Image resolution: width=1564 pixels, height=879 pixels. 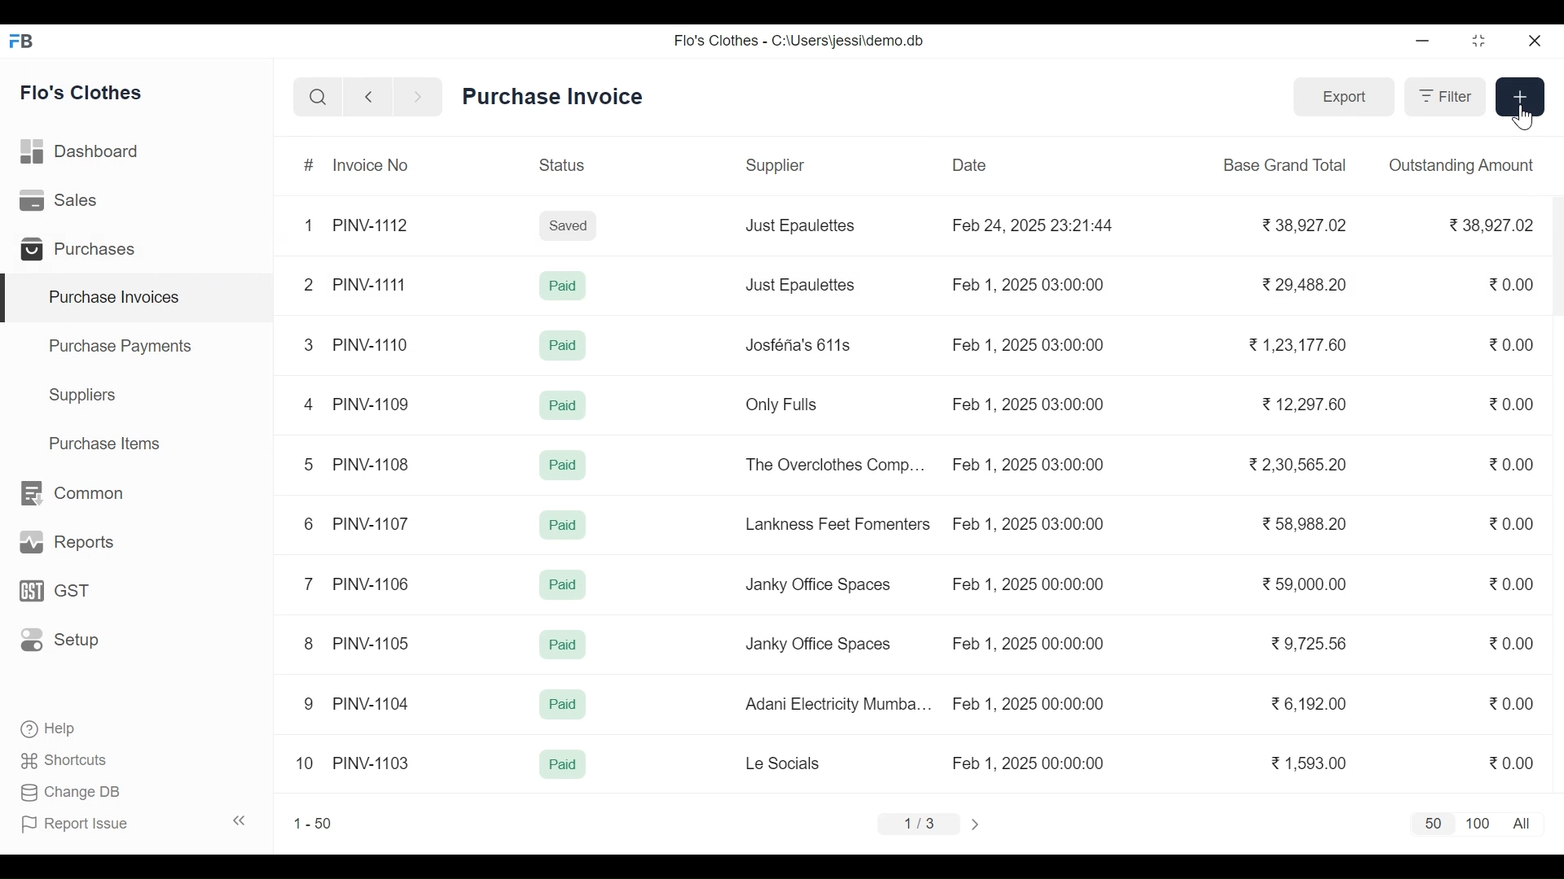 What do you see at coordinates (802, 343) in the screenshot?
I see `Josféna's 611s` at bounding box center [802, 343].